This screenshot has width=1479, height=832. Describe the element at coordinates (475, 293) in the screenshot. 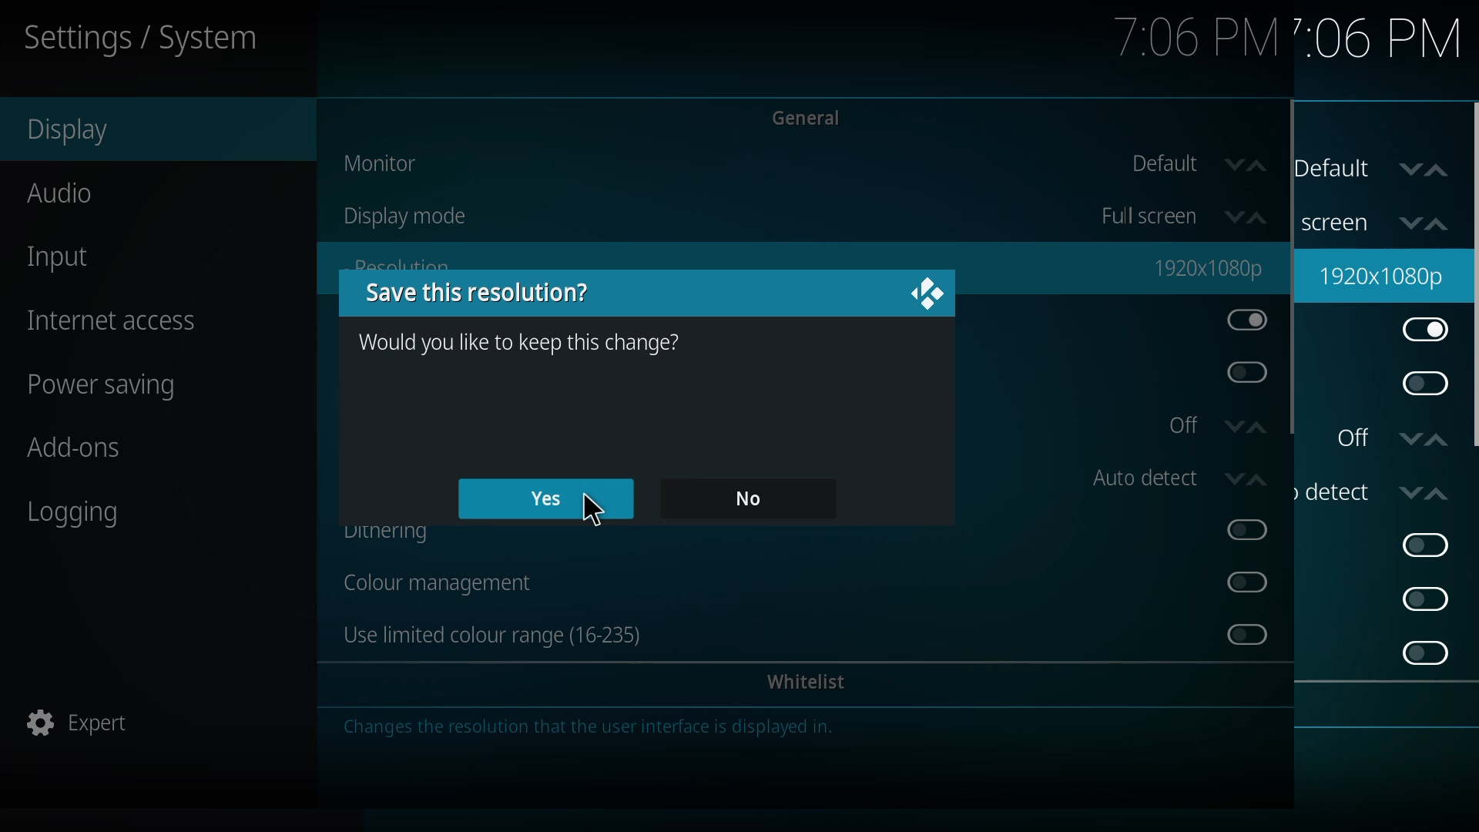

I see `save` at that location.